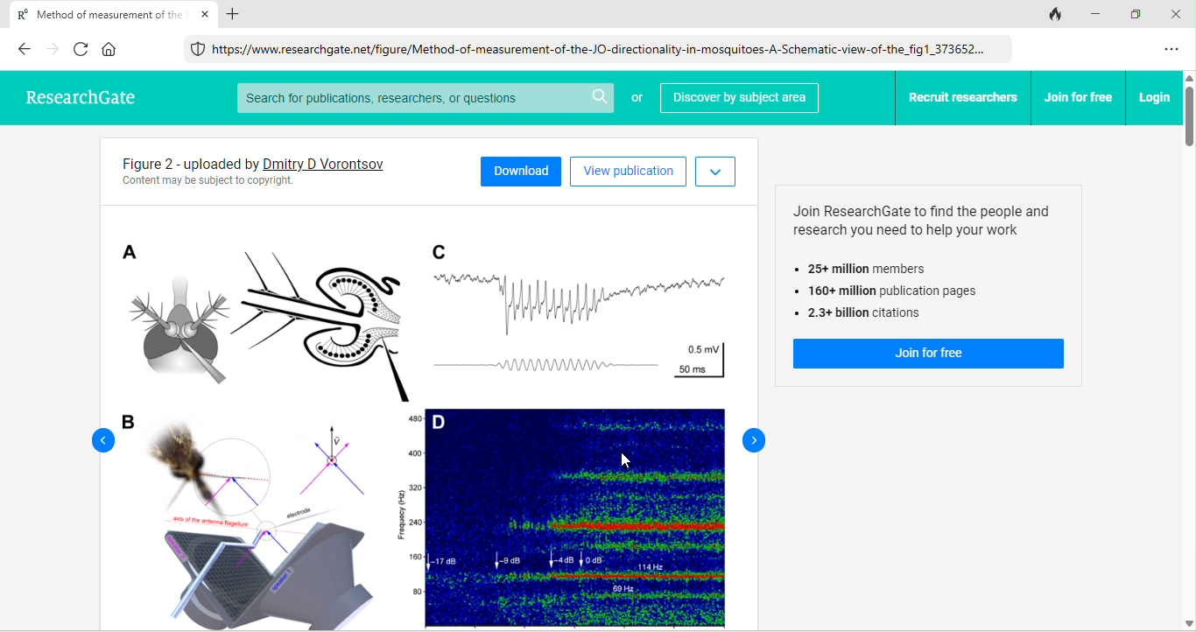 The height and width of the screenshot is (632, 1196). What do you see at coordinates (715, 172) in the screenshot?
I see `dropdown` at bounding box center [715, 172].